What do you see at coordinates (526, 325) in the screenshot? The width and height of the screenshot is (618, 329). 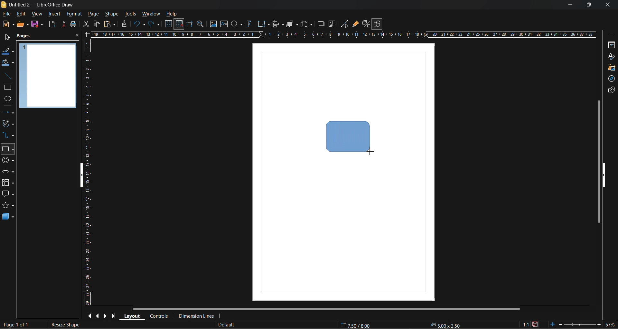 I see `scaling factor` at bounding box center [526, 325].